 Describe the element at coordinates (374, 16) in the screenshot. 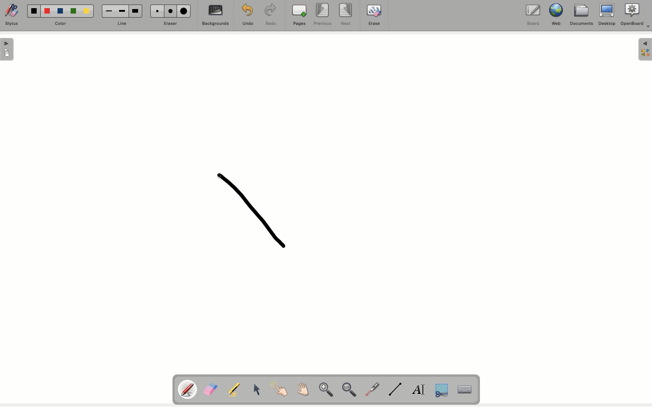

I see `Erase` at that location.